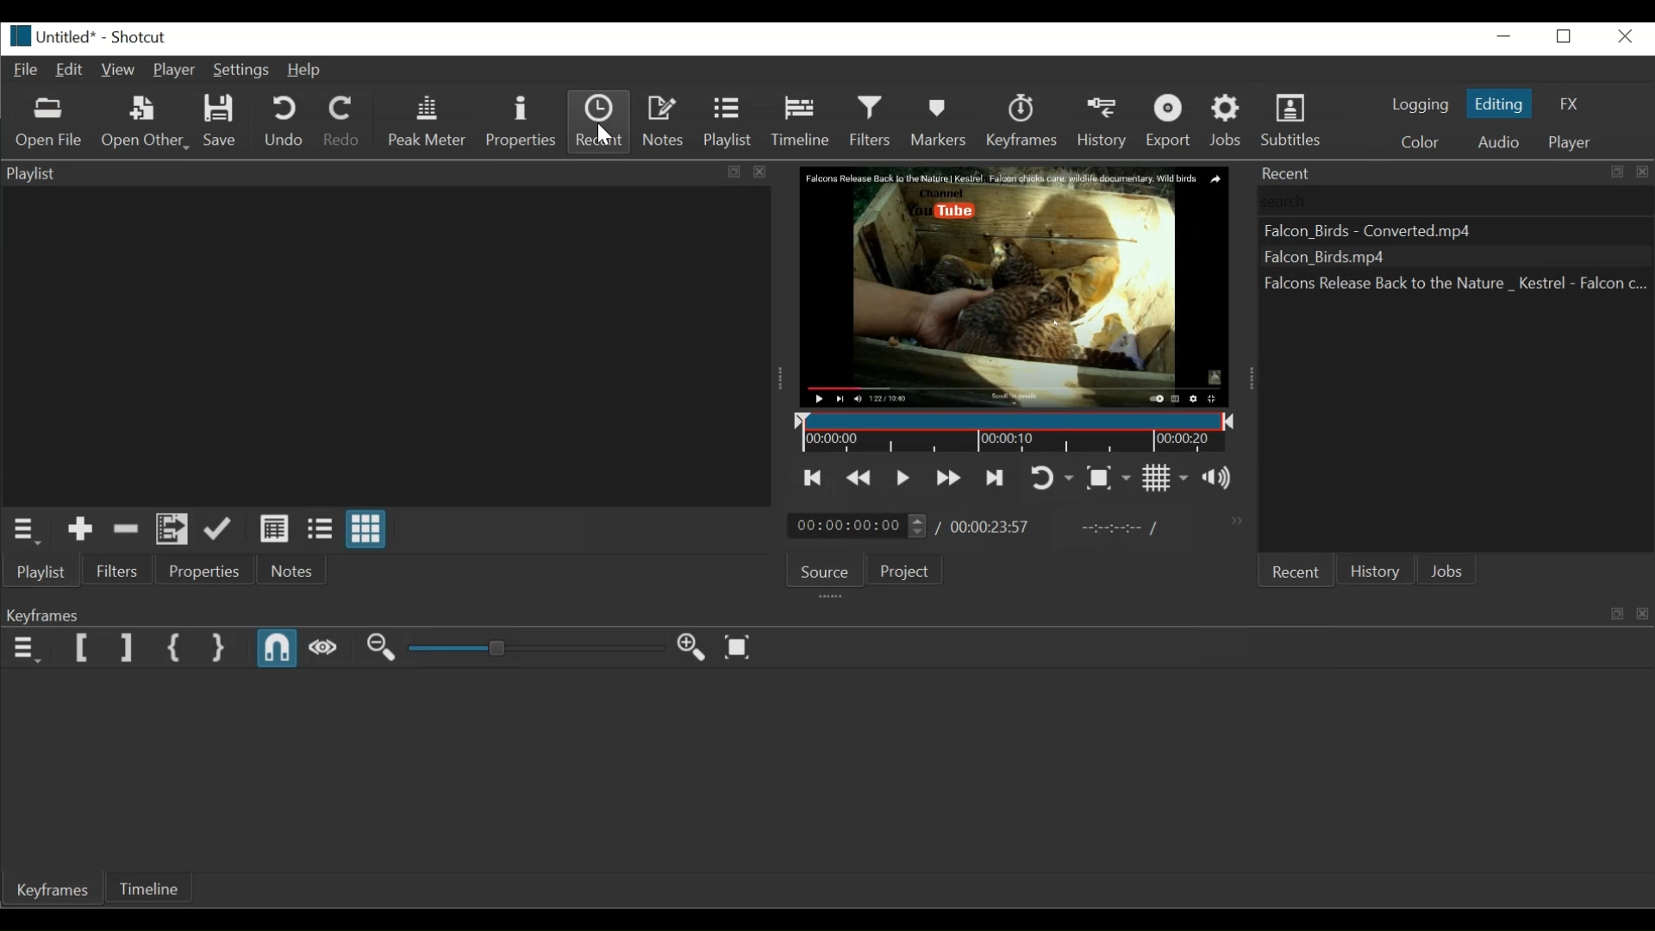 Image resolution: width=1655 pixels, height=931 pixels. I want to click on Keyframe, so click(826, 615).